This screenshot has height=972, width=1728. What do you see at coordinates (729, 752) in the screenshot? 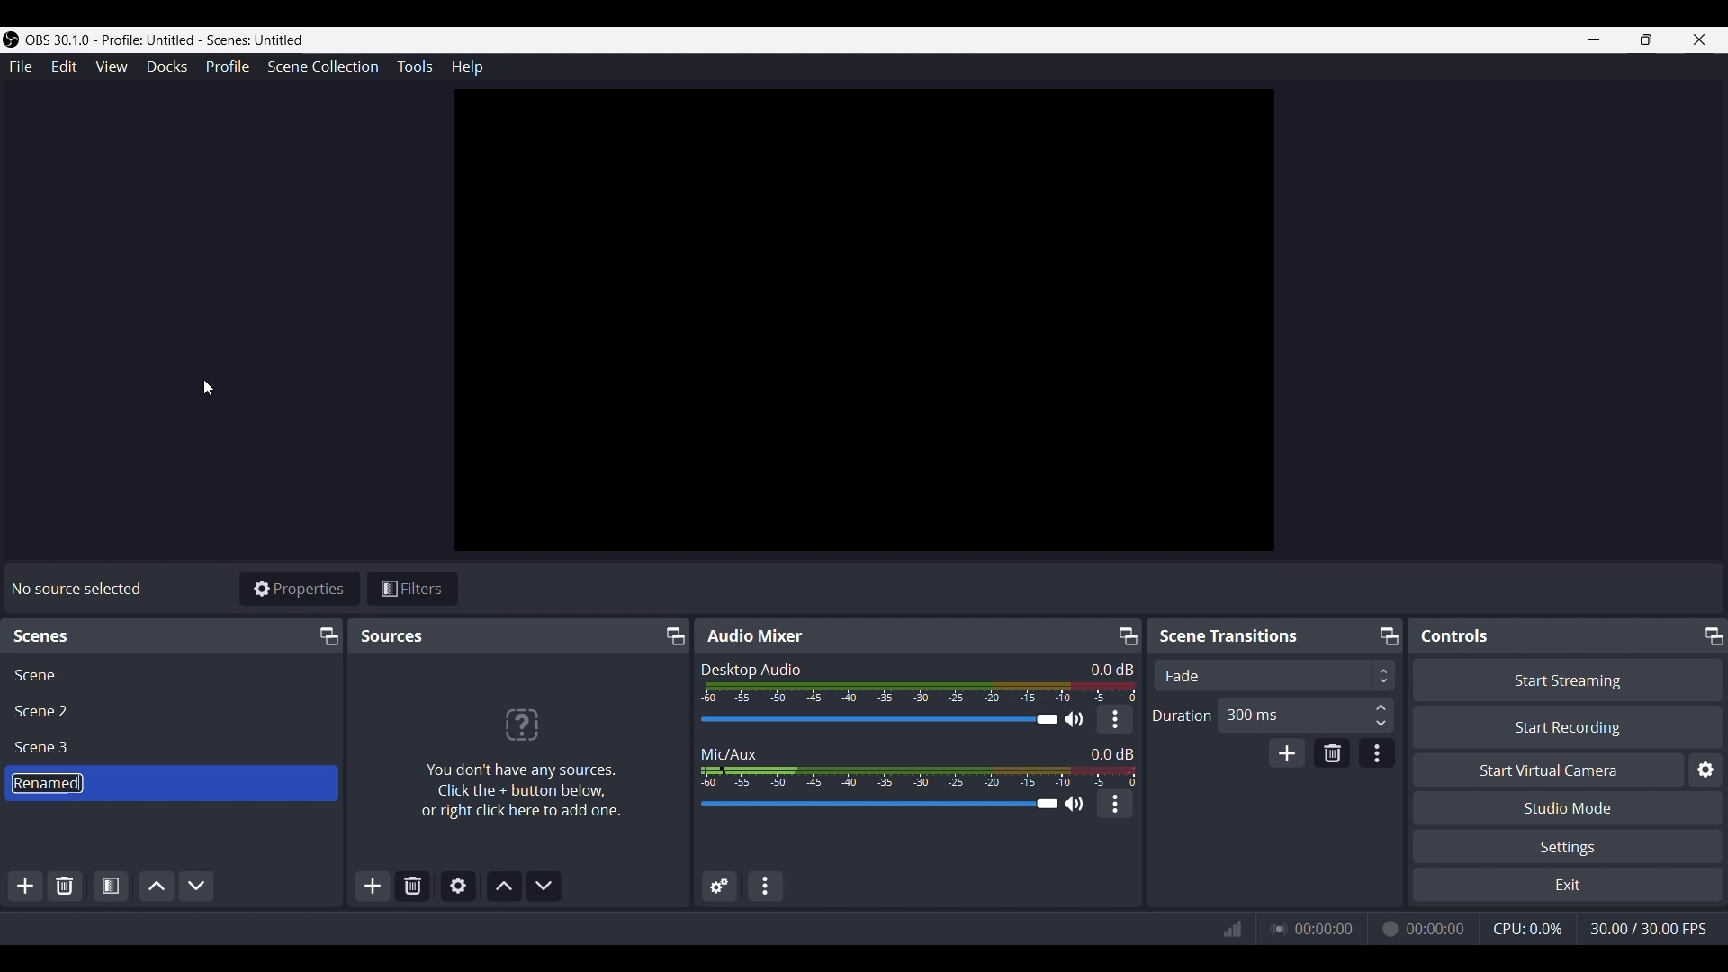
I see `Mic/Aux` at bounding box center [729, 752].